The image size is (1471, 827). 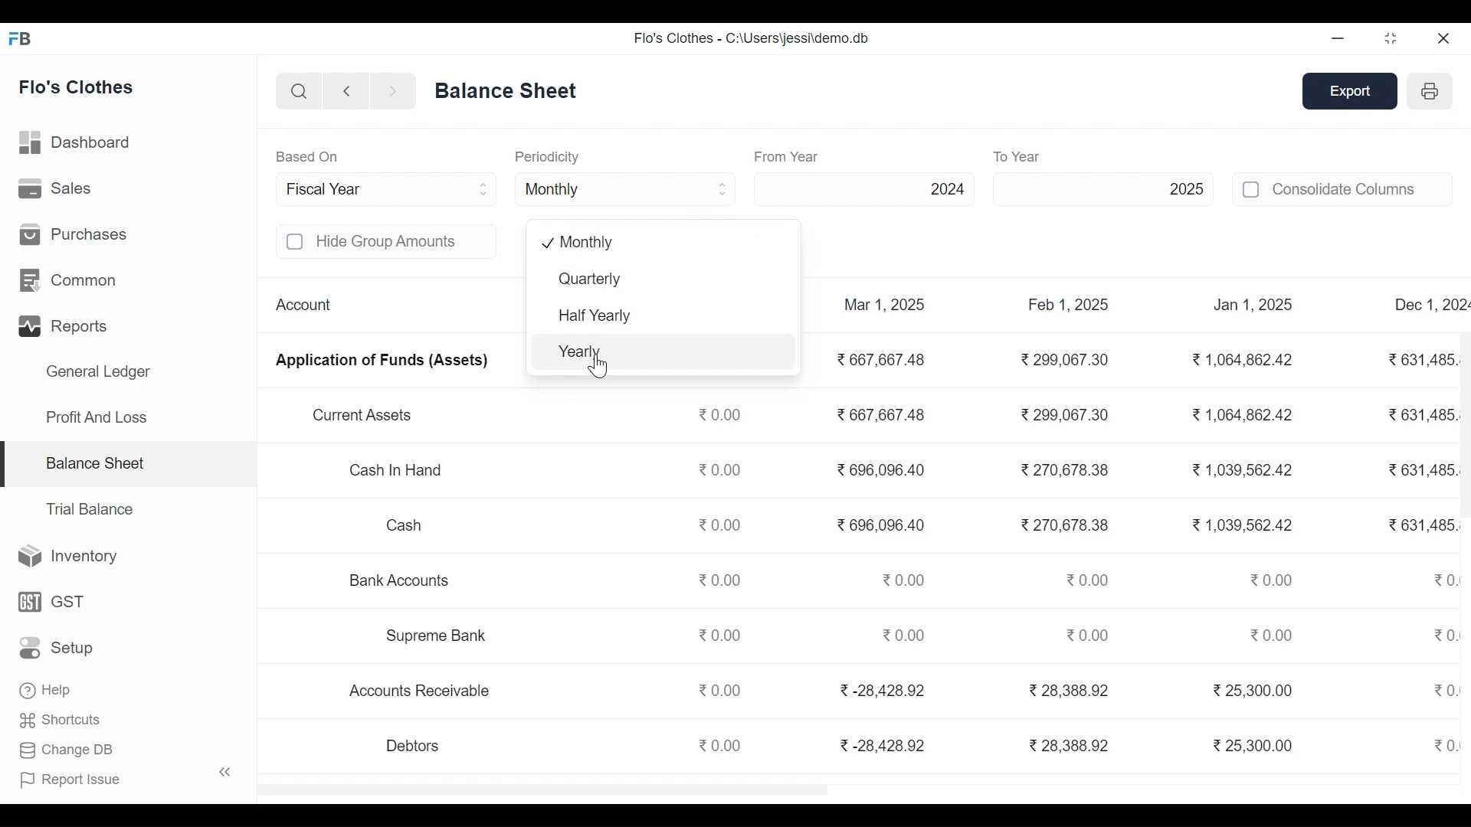 What do you see at coordinates (542, 789) in the screenshot?
I see `scrollbar` at bounding box center [542, 789].